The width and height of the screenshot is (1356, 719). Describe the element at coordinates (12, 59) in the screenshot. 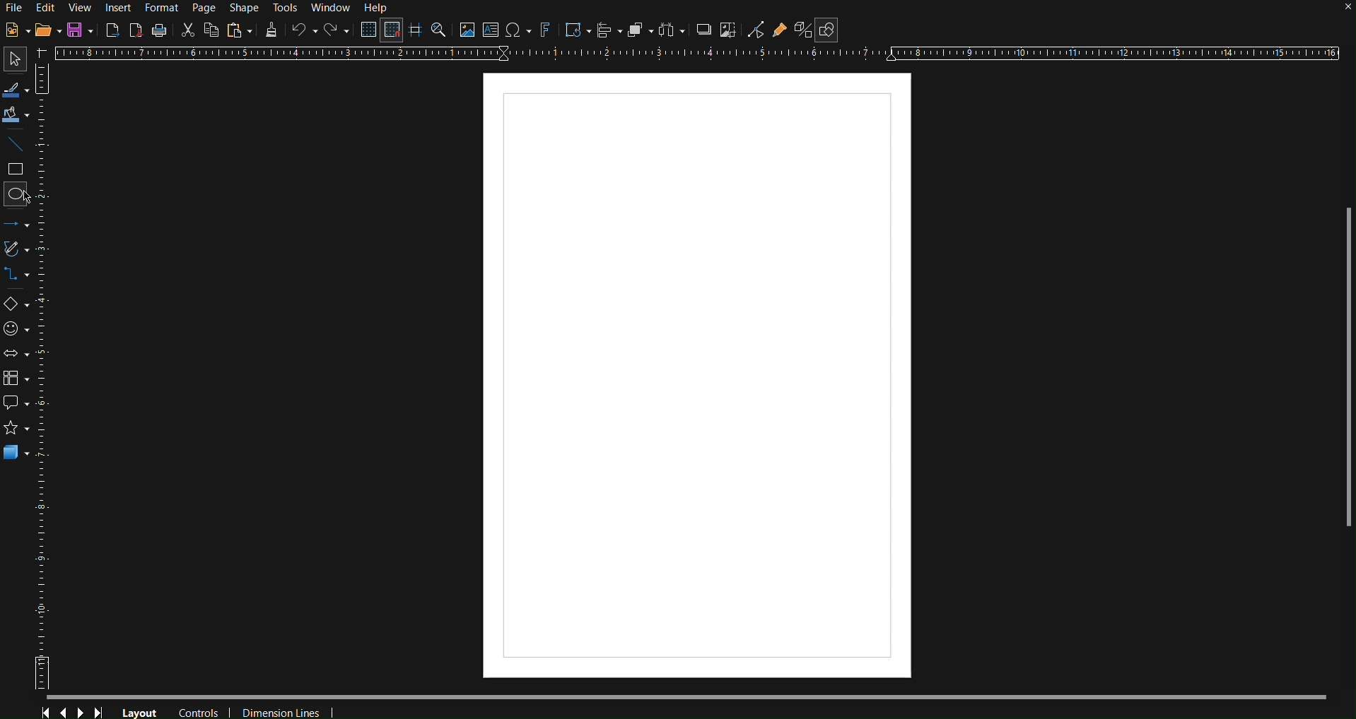

I see `Select` at that location.